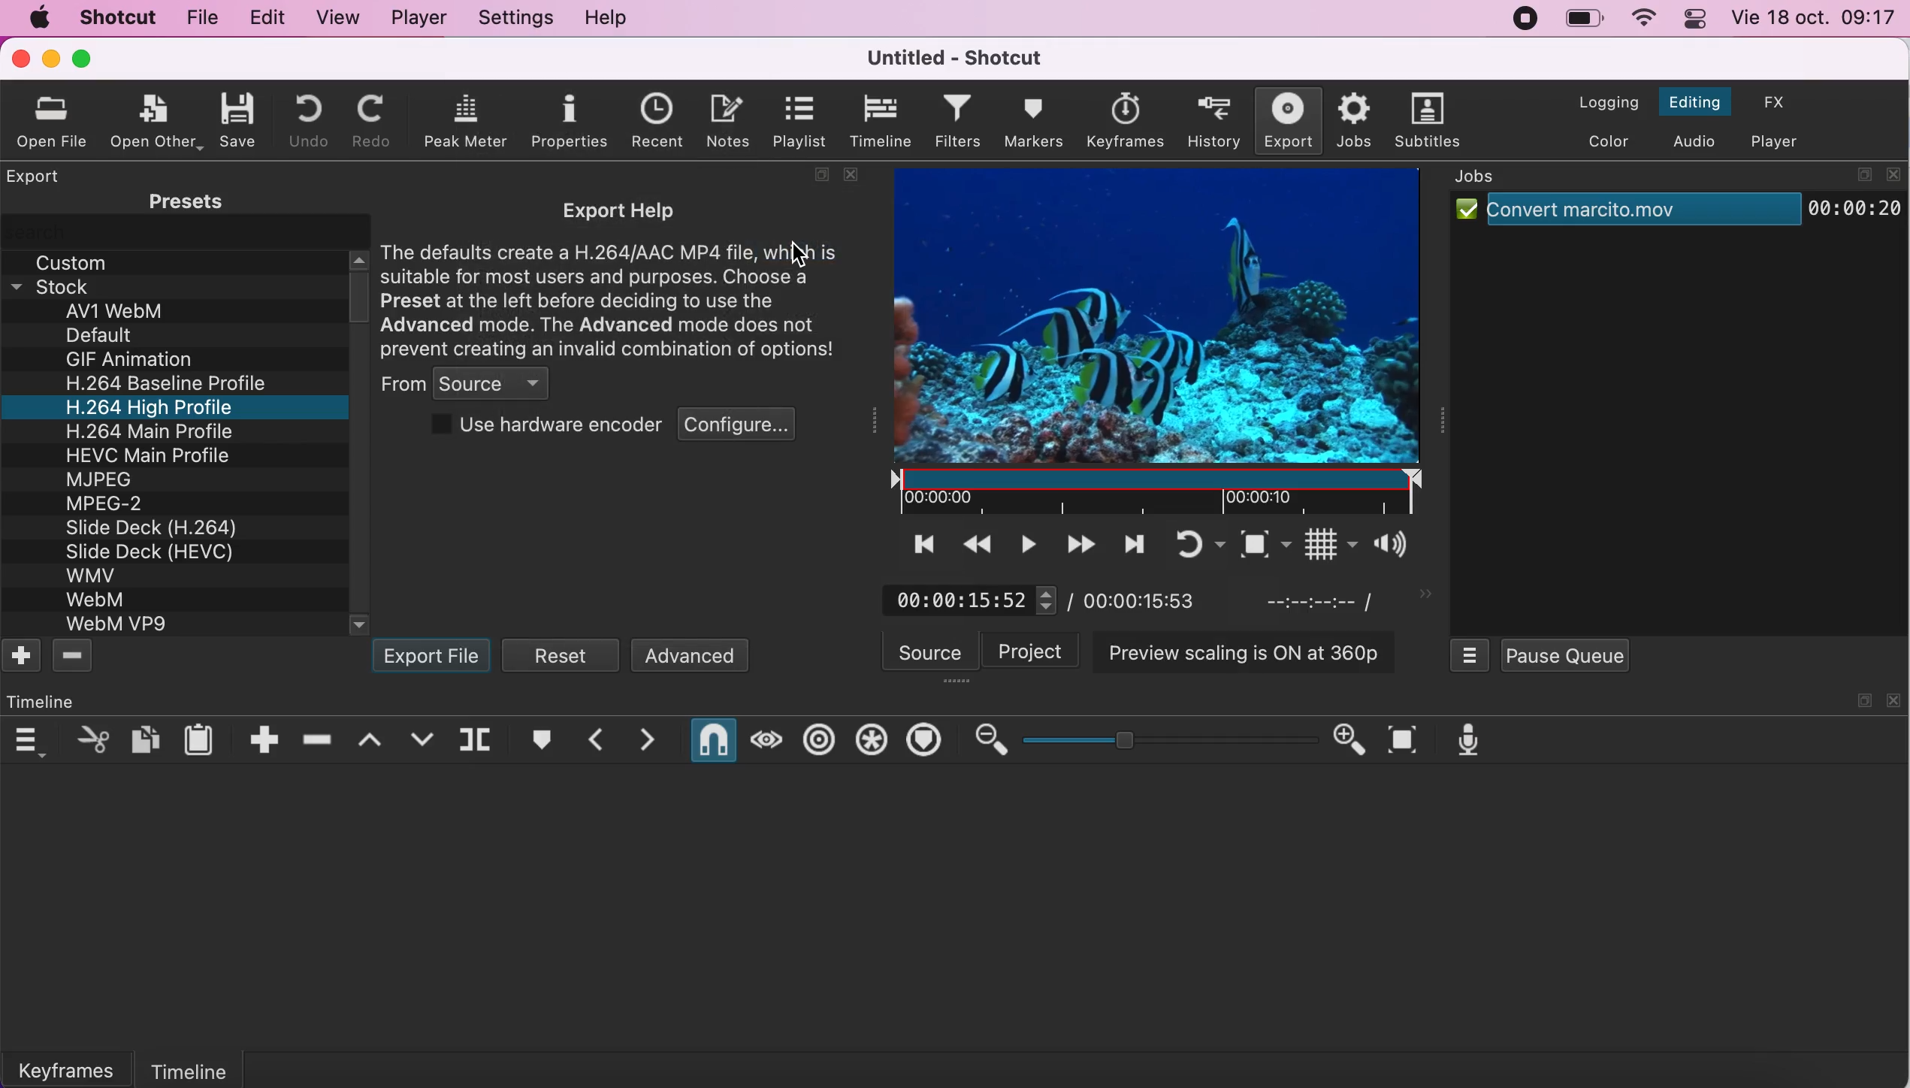 This screenshot has height=1088, width=1910. What do you see at coordinates (144, 429) in the screenshot?
I see `H 264 Main Profile` at bounding box center [144, 429].